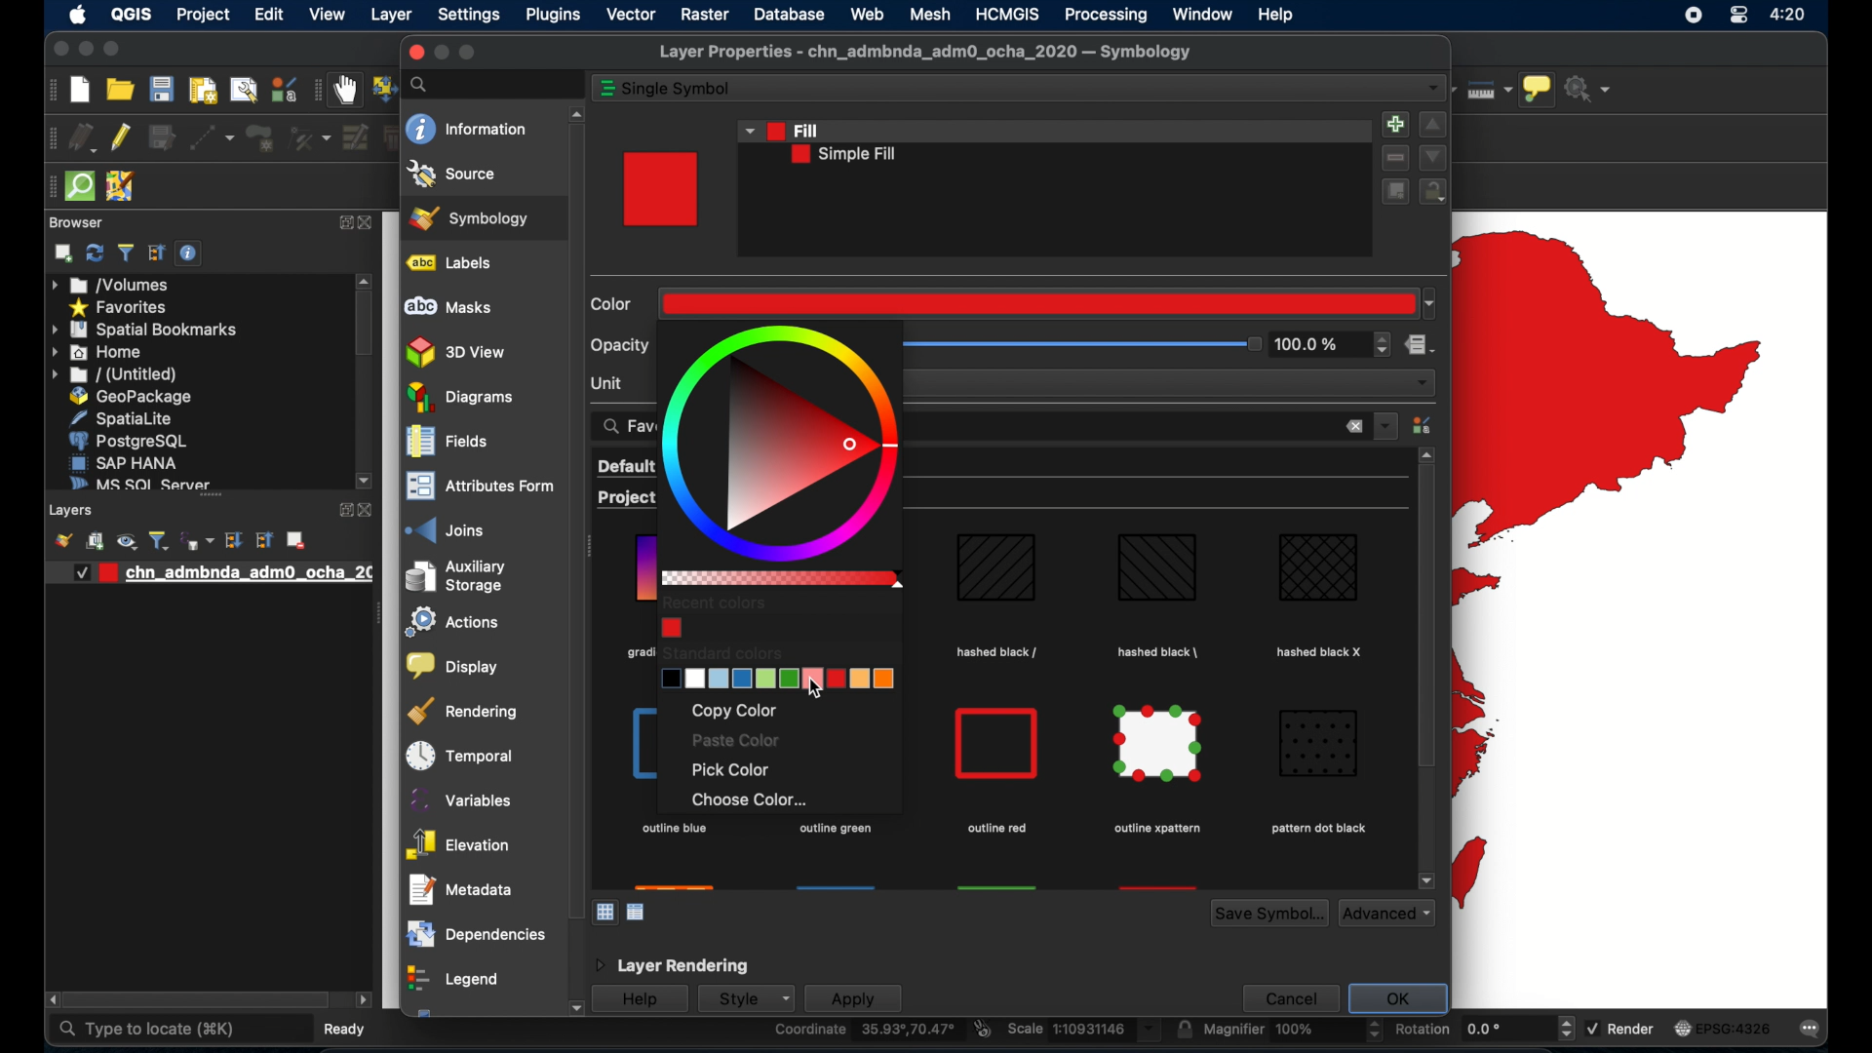  Describe the element at coordinates (471, 16) in the screenshot. I see `settings` at that location.